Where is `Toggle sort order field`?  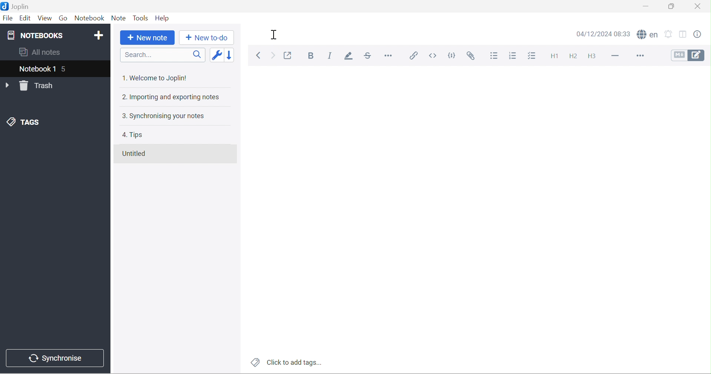 Toggle sort order field is located at coordinates (216, 56).